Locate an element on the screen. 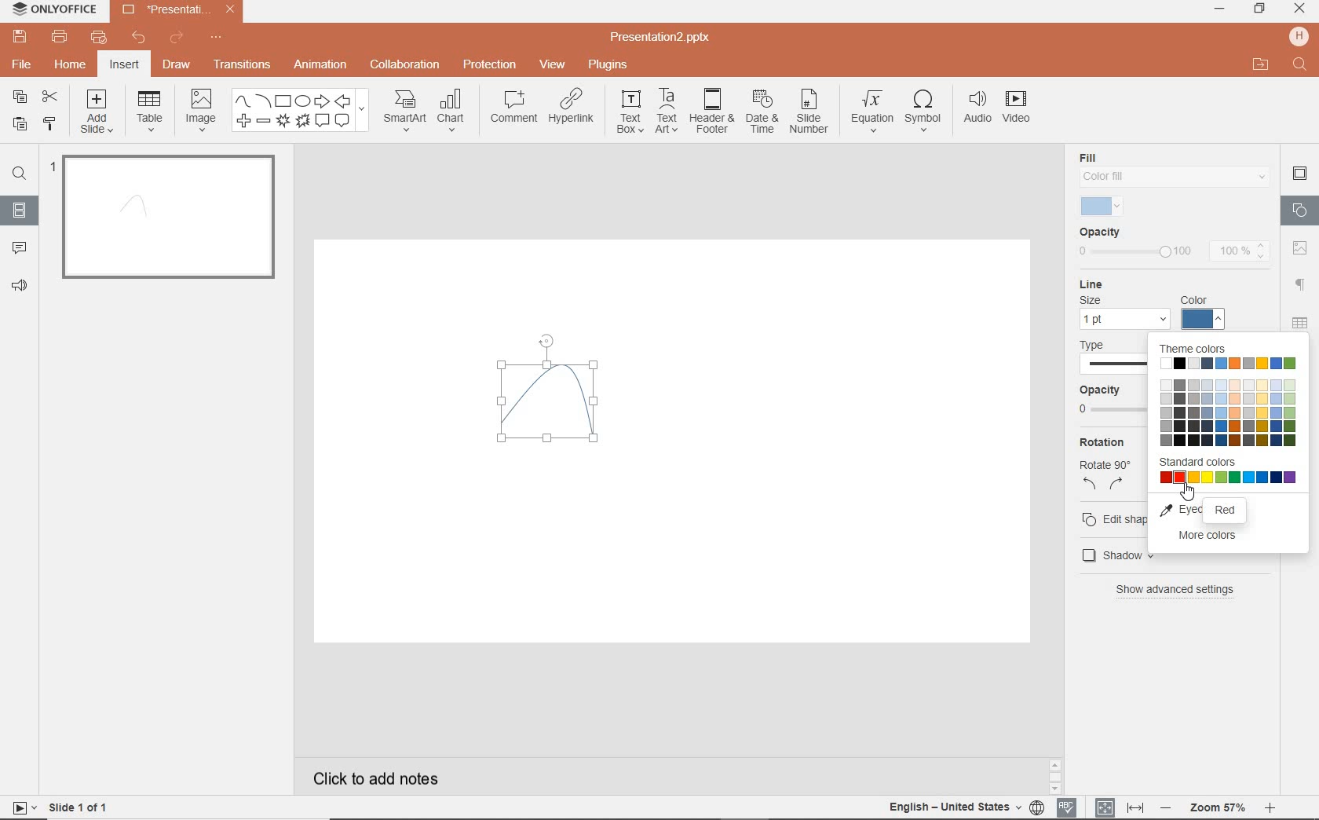 Image resolution: width=1319 pixels, height=820 pixels. PROTECTION is located at coordinates (490, 64).